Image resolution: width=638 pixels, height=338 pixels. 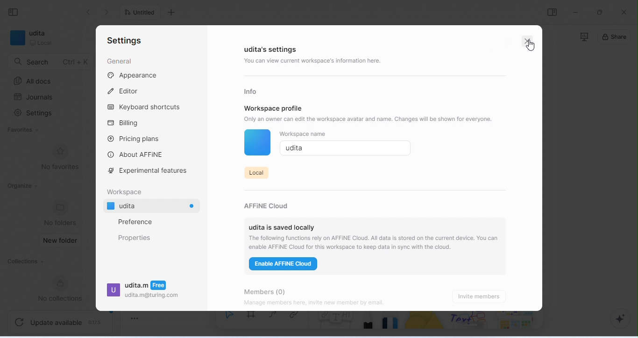 I want to click on search, so click(x=51, y=62).